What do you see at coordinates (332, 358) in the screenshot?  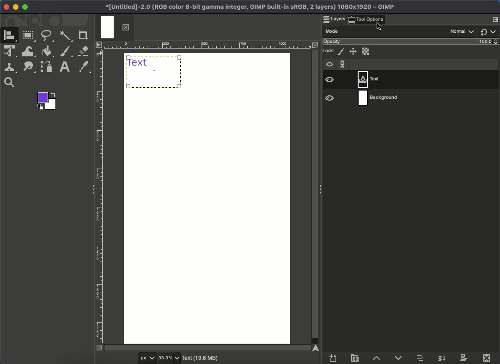 I see `Create new layer` at bounding box center [332, 358].